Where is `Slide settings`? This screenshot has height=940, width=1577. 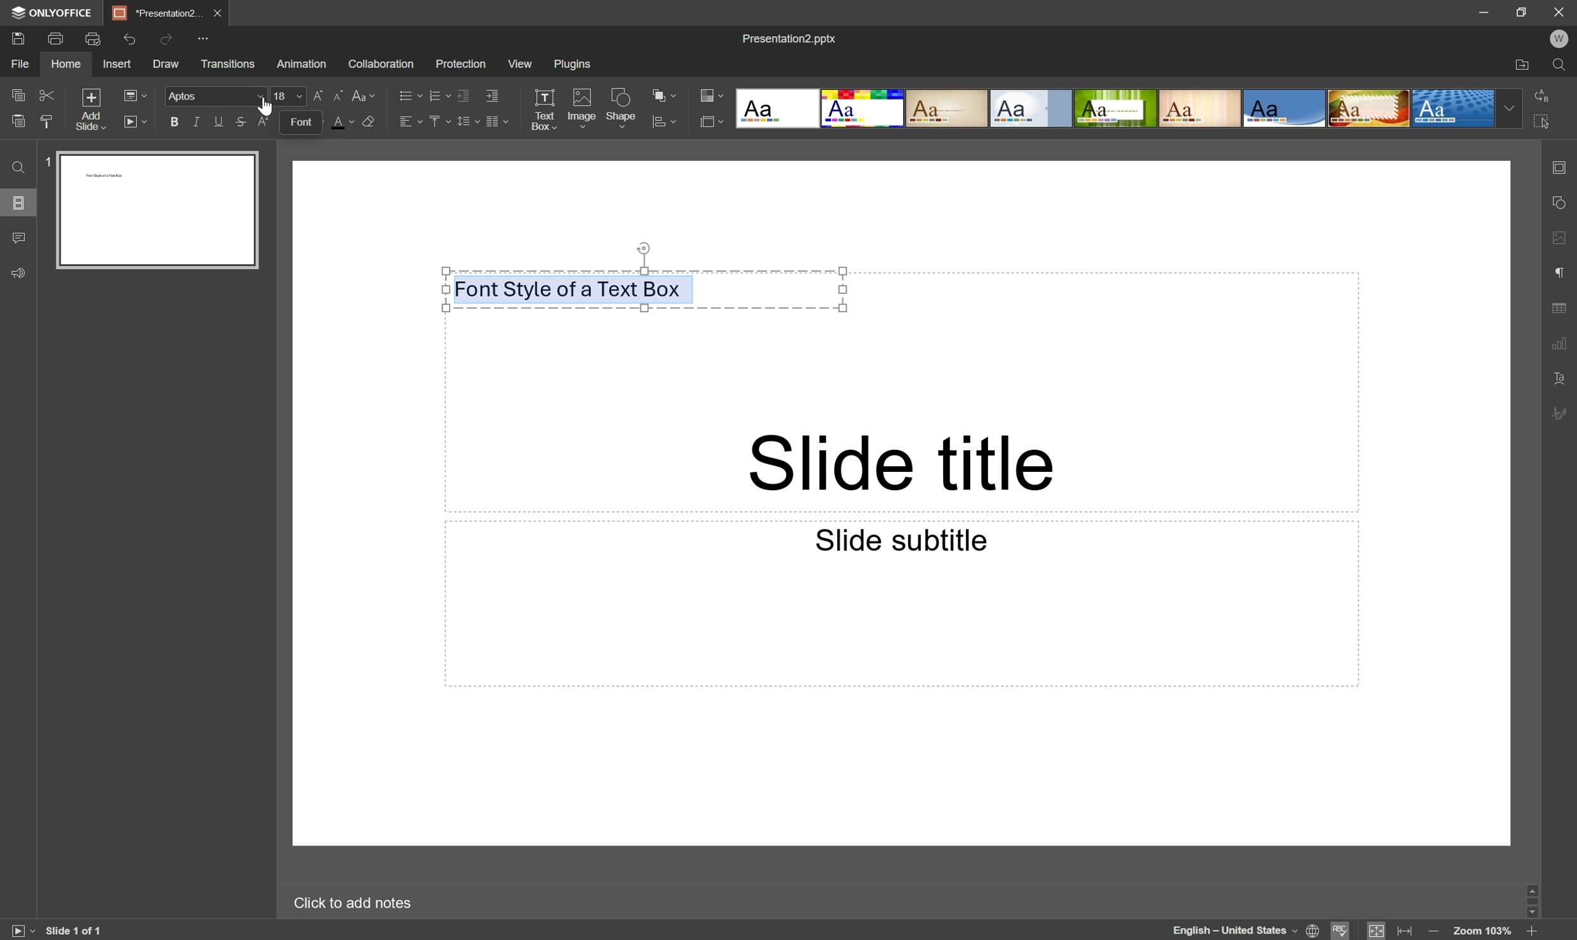 Slide settings is located at coordinates (1563, 167).